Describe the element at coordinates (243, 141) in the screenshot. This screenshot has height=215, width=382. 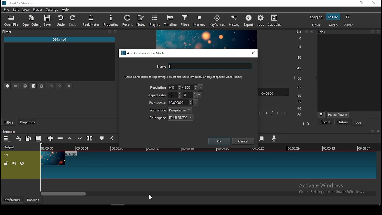
I see `cancel` at that location.